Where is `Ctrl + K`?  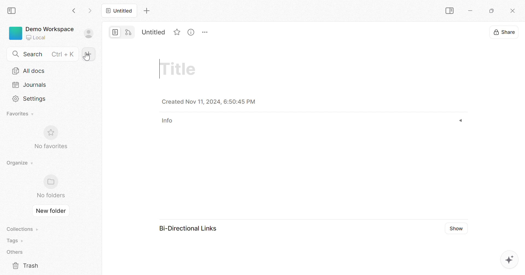 Ctrl + K is located at coordinates (63, 54).